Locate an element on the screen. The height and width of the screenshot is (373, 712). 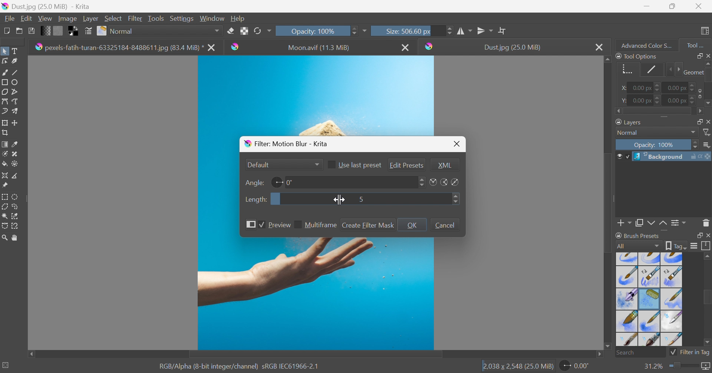
Close is located at coordinates (699, 6).